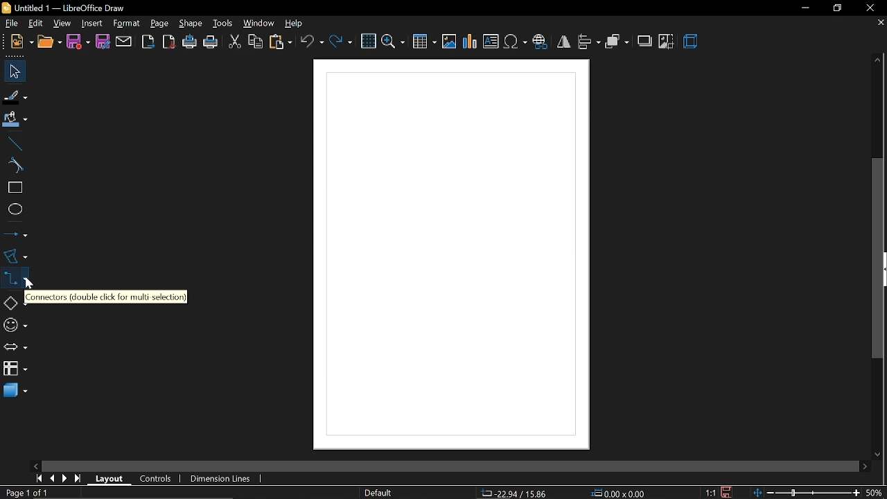 This screenshot has width=887, height=499. Describe the element at coordinates (188, 23) in the screenshot. I see `shape` at that location.